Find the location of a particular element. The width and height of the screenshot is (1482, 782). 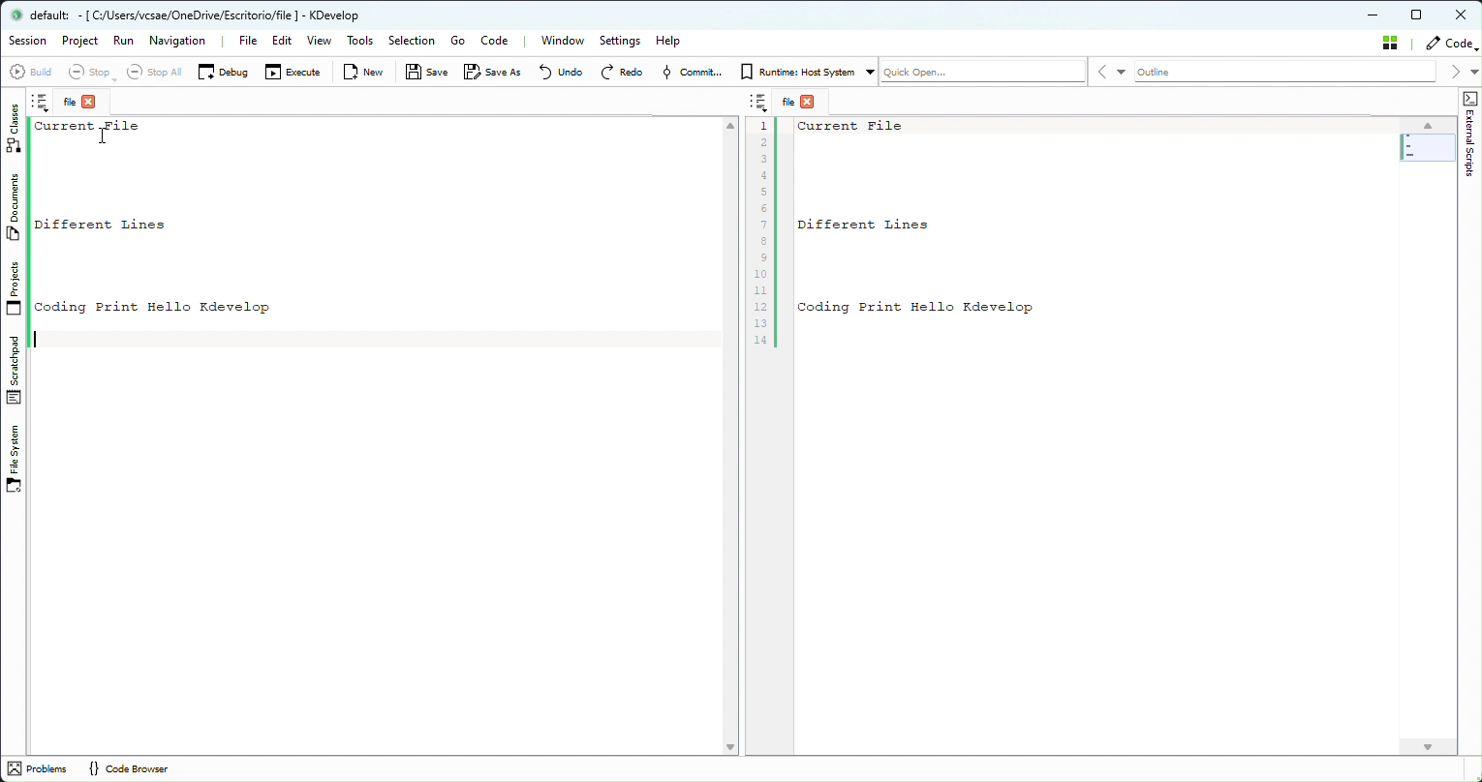

Navigation is located at coordinates (186, 42).